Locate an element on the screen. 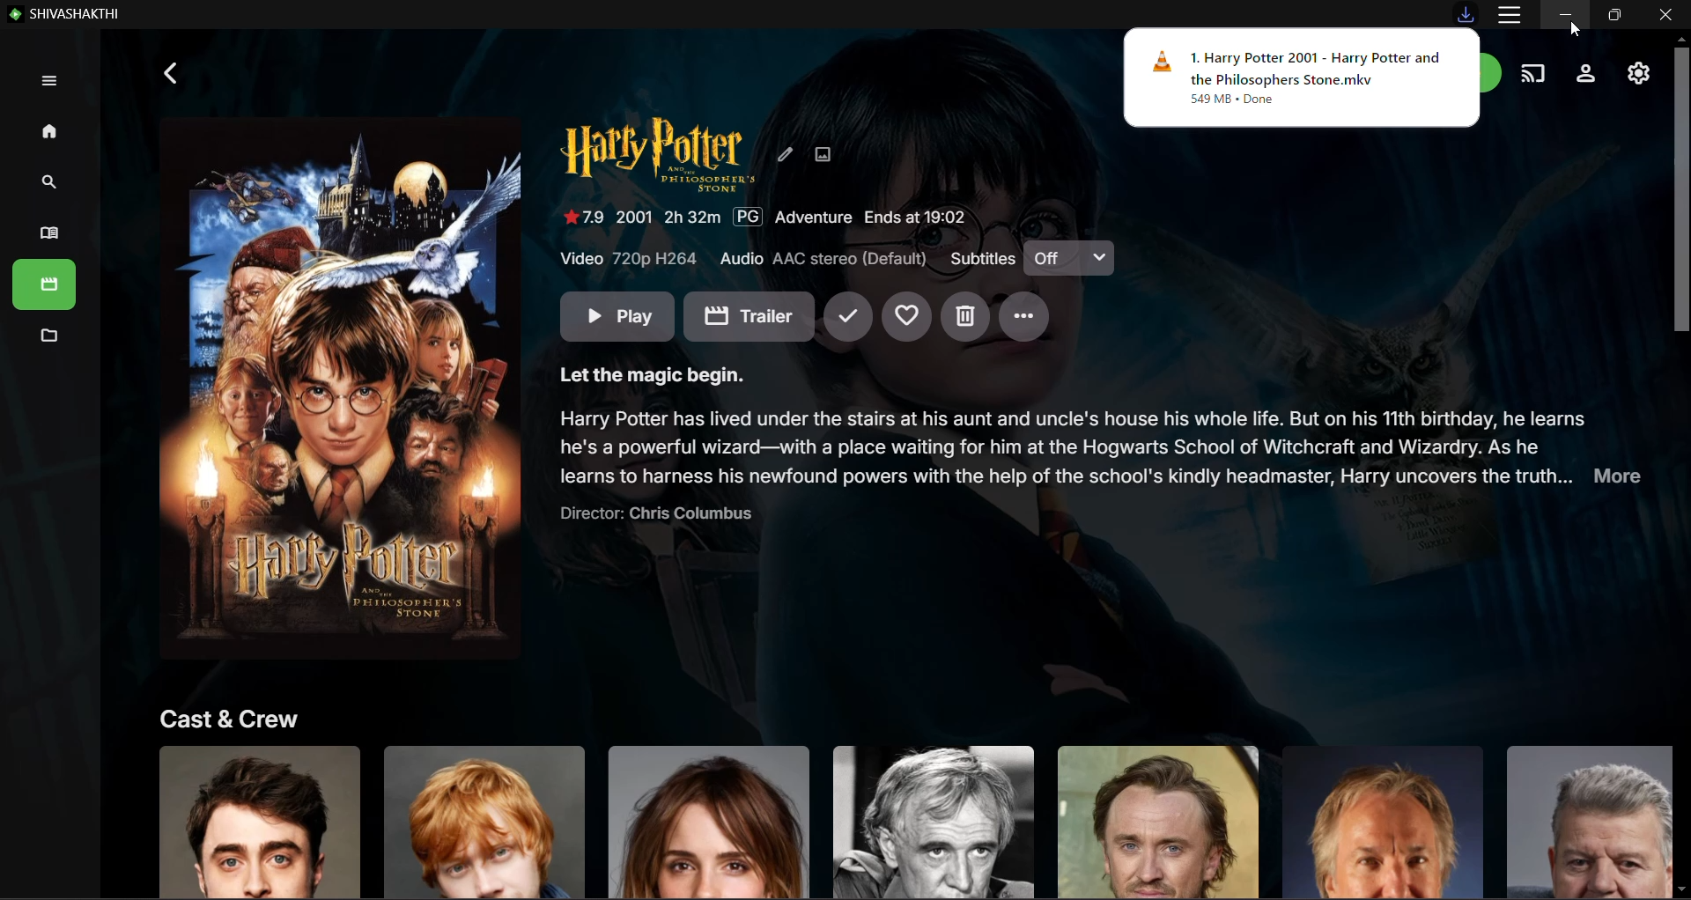  Movie Synopsis is located at coordinates (1102, 445).